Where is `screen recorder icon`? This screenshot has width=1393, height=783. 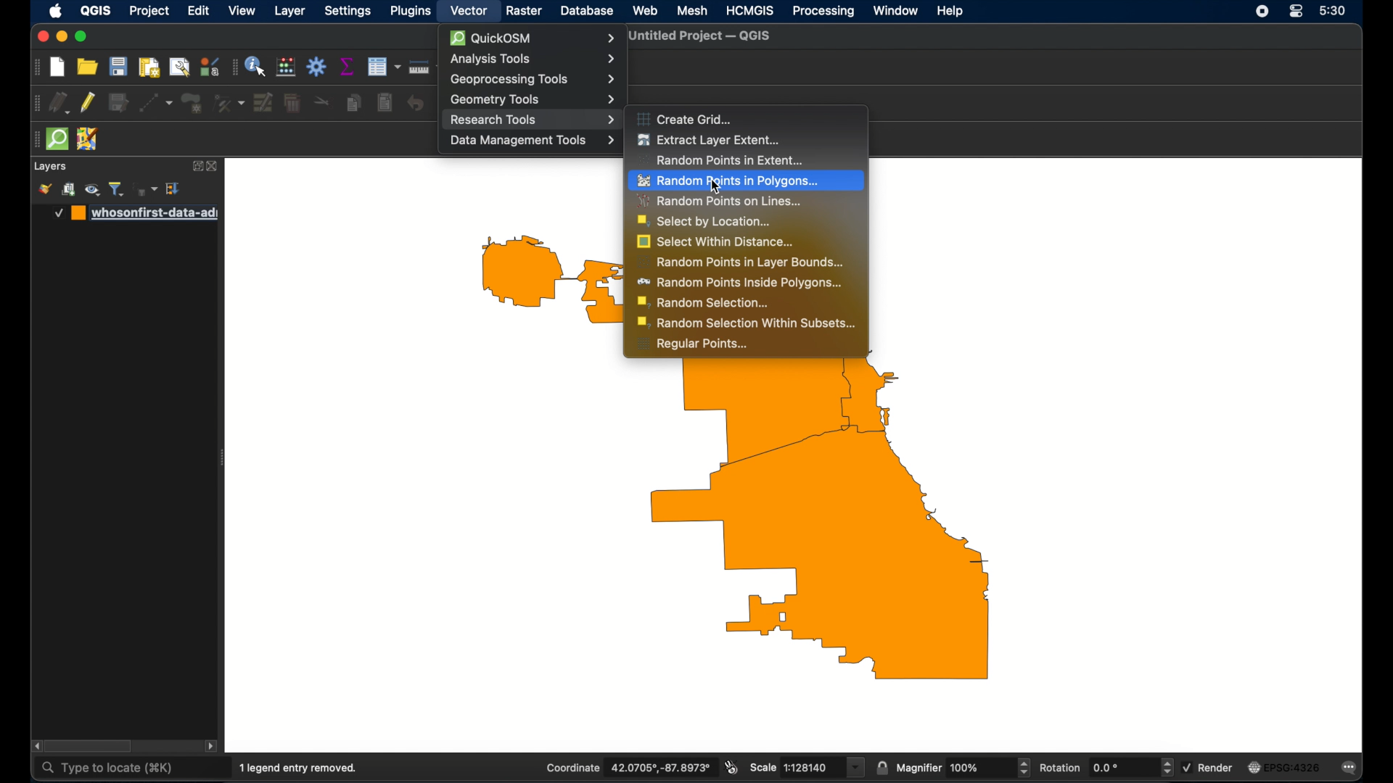 screen recorder icon is located at coordinates (1262, 12).